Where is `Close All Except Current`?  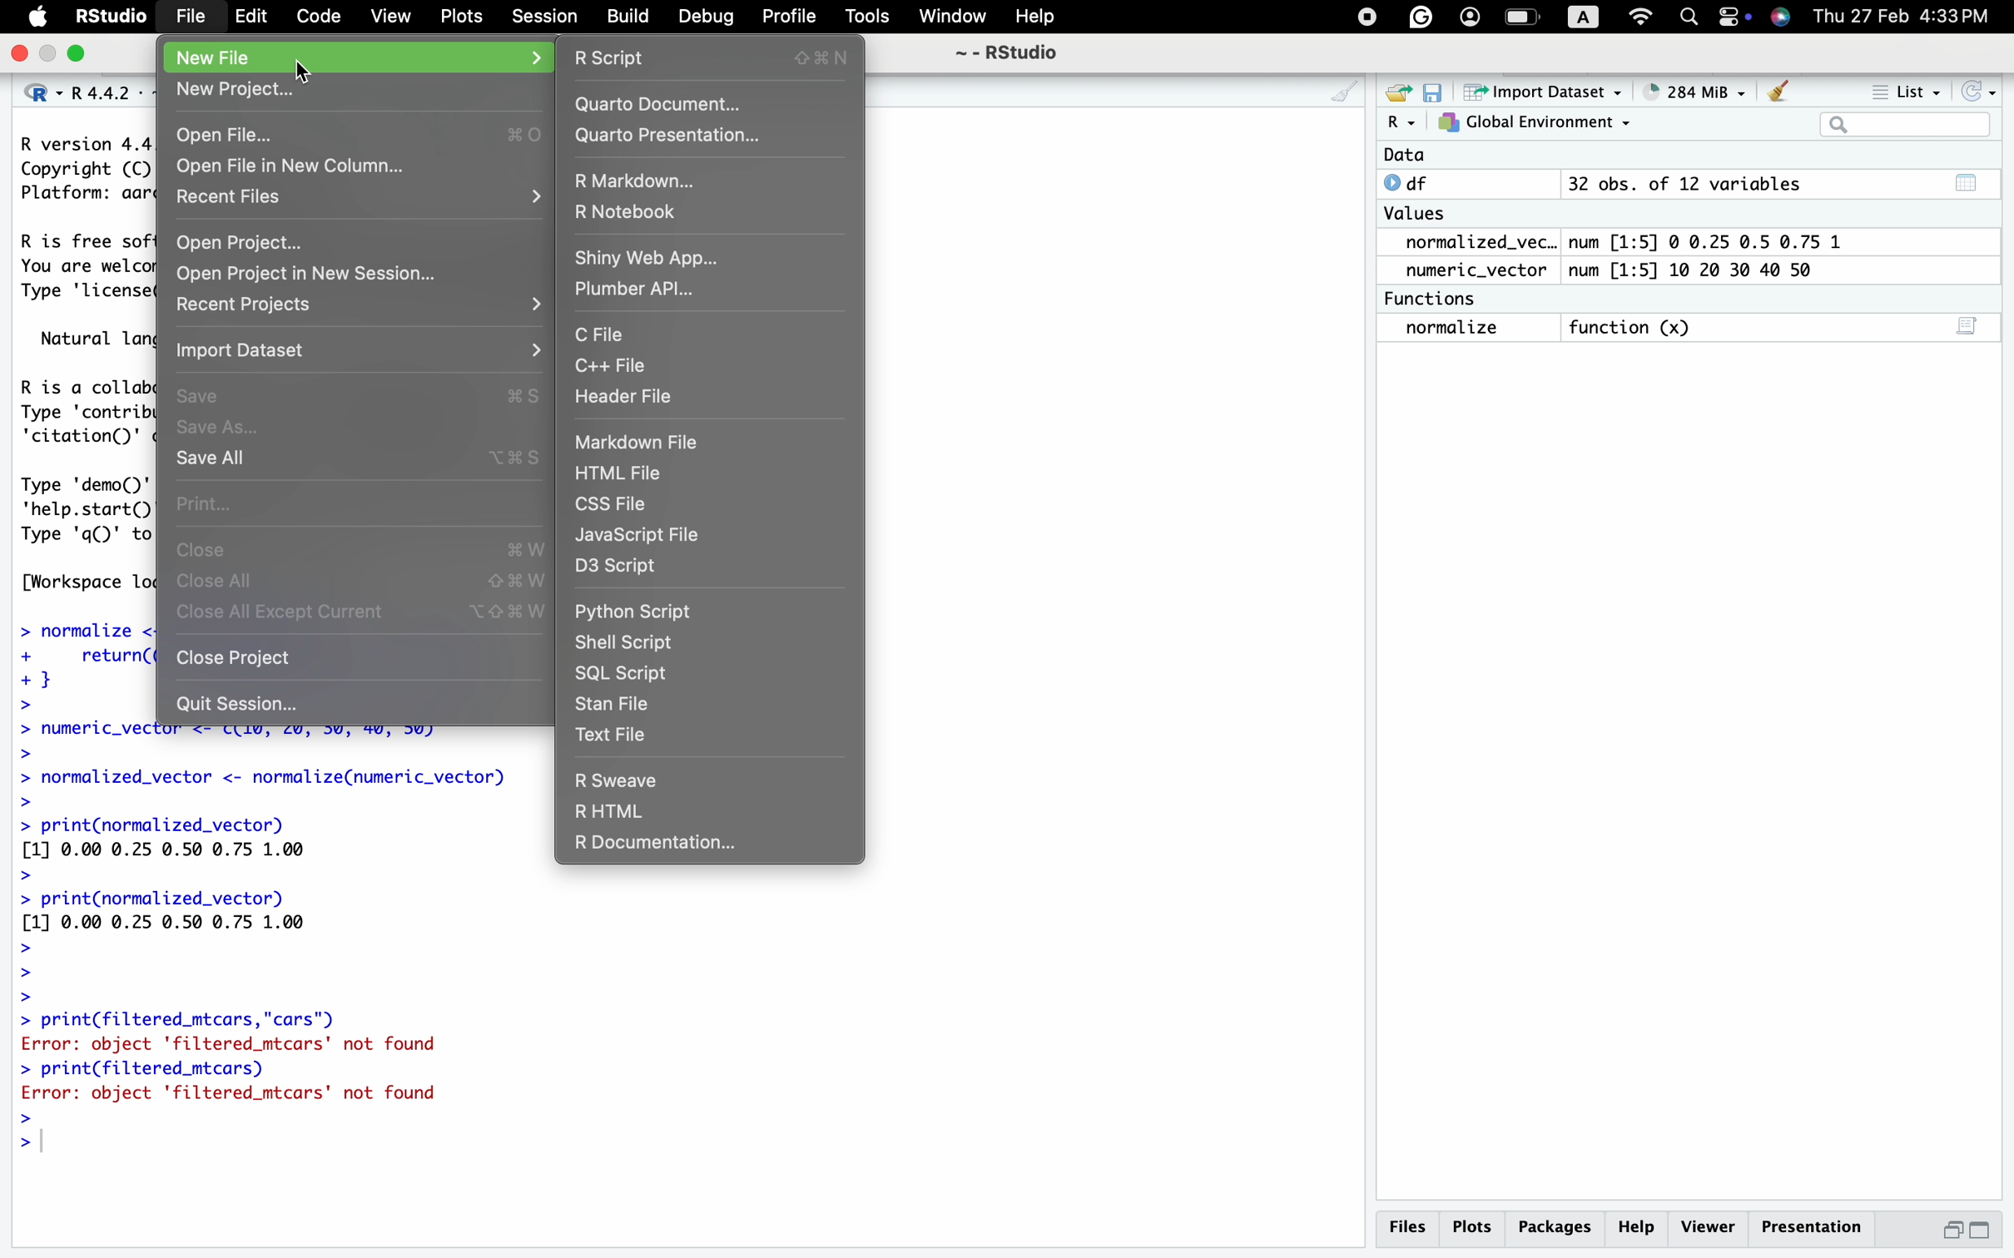 Close All Except Current is located at coordinates (365, 612).